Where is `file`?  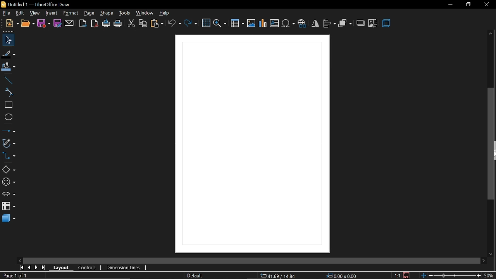
file is located at coordinates (6, 13).